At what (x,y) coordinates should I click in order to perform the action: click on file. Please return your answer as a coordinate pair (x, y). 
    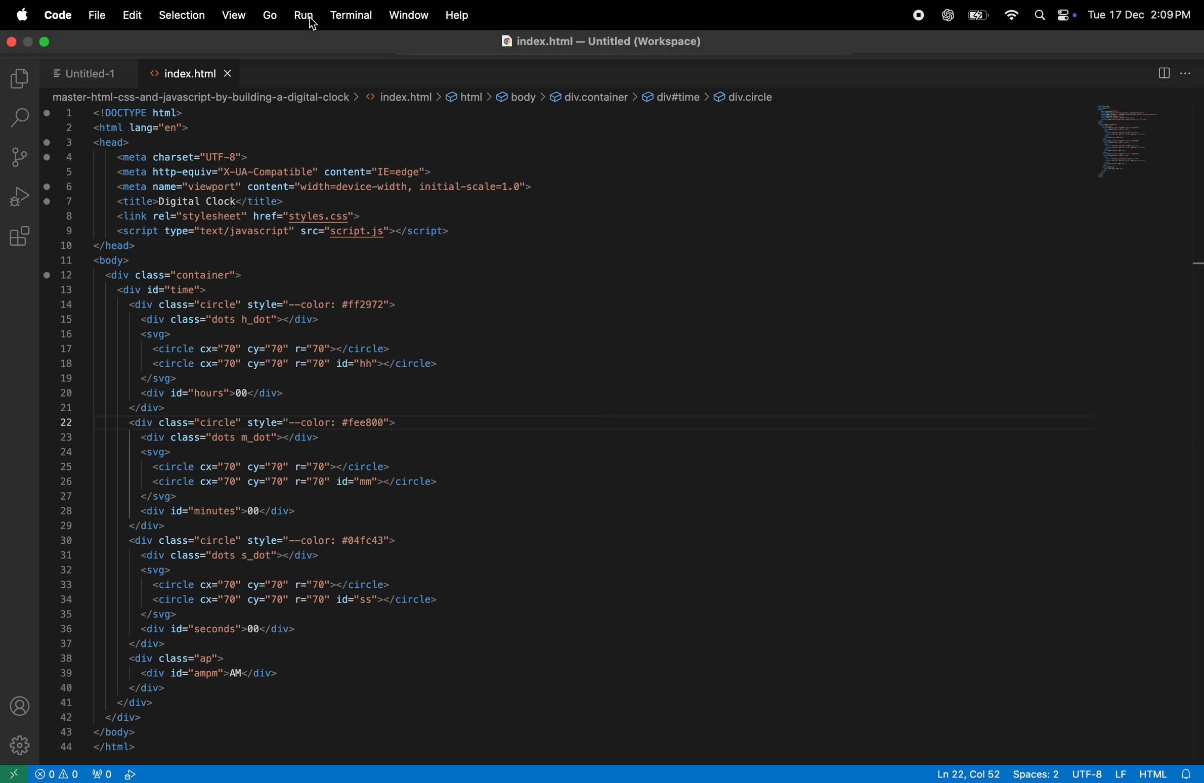
    Looking at the image, I should click on (96, 16).